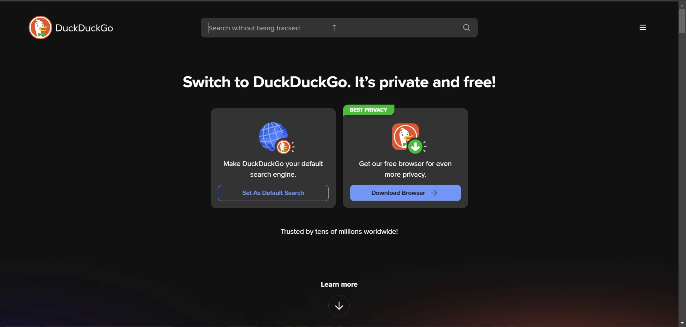  What do you see at coordinates (325, 27) in the screenshot?
I see `search bar` at bounding box center [325, 27].